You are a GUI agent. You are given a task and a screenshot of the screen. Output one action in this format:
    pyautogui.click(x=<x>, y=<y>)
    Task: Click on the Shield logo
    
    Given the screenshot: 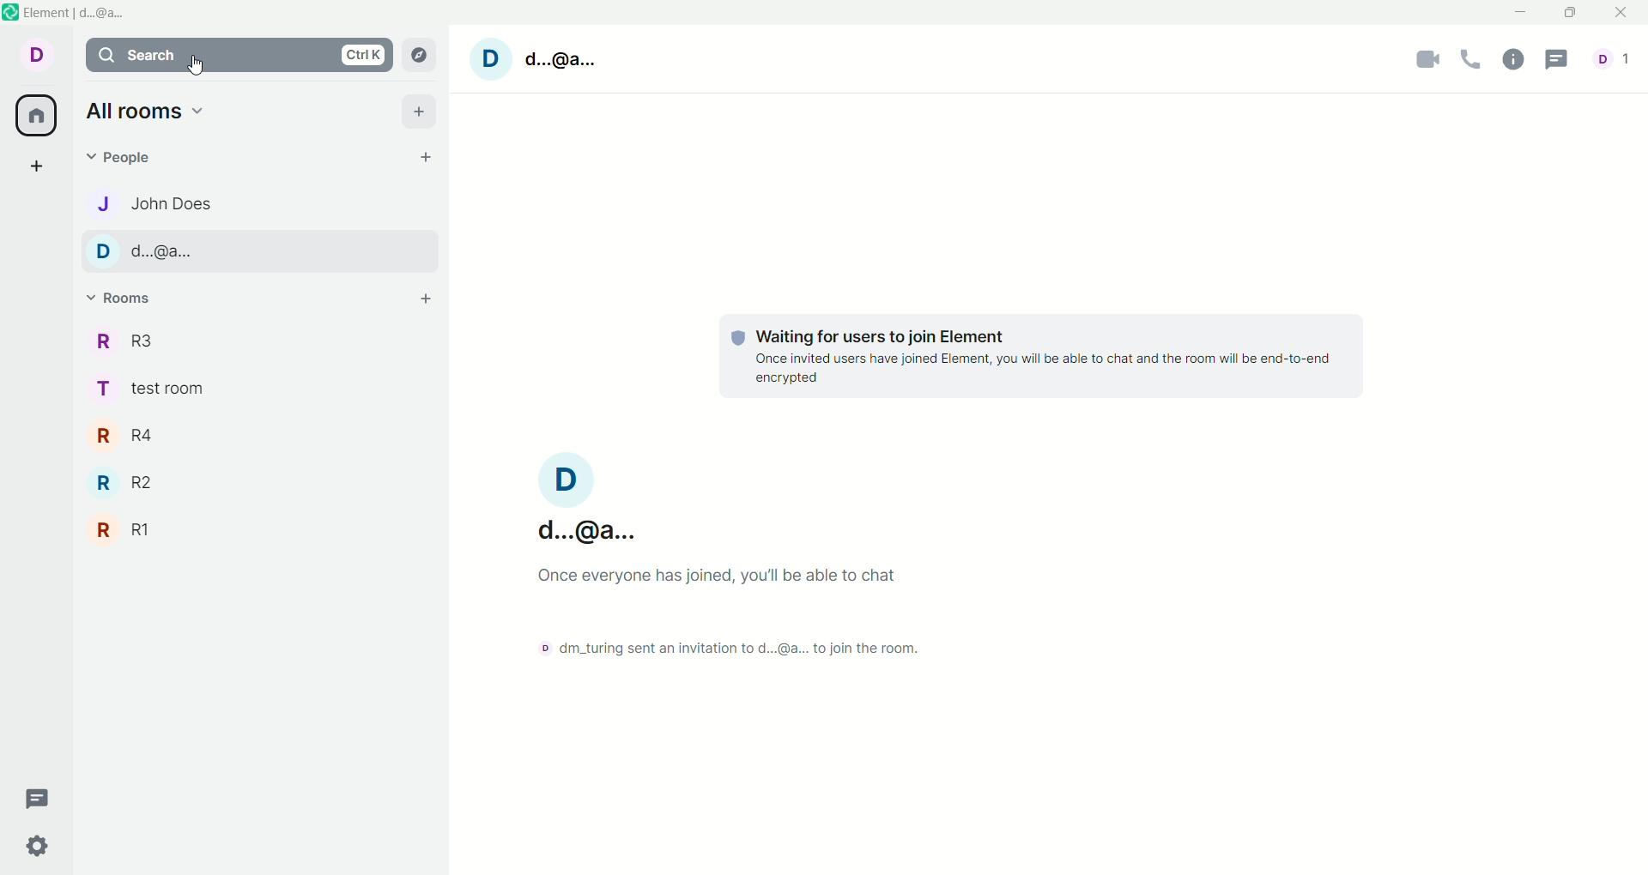 What is the action you would take?
    pyautogui.click(x=738, y=337)
    